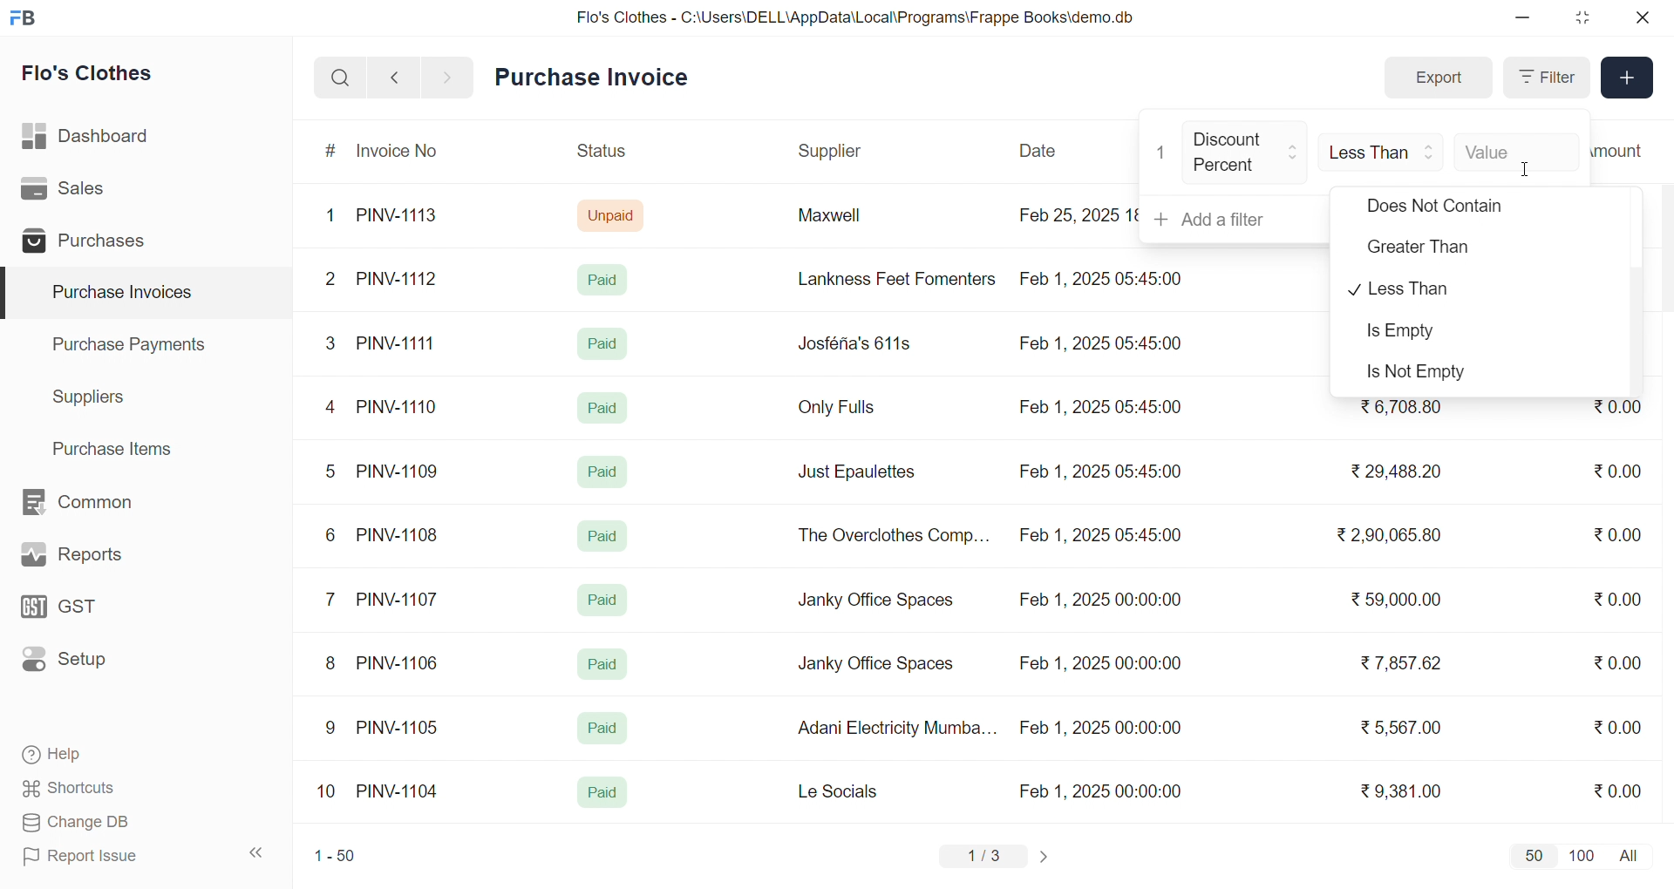 The height and width of the screenshot is (889, 1674). Describe the element at coordinates (401, 727) in the screenshot. I see `PINV-1105` at that location.